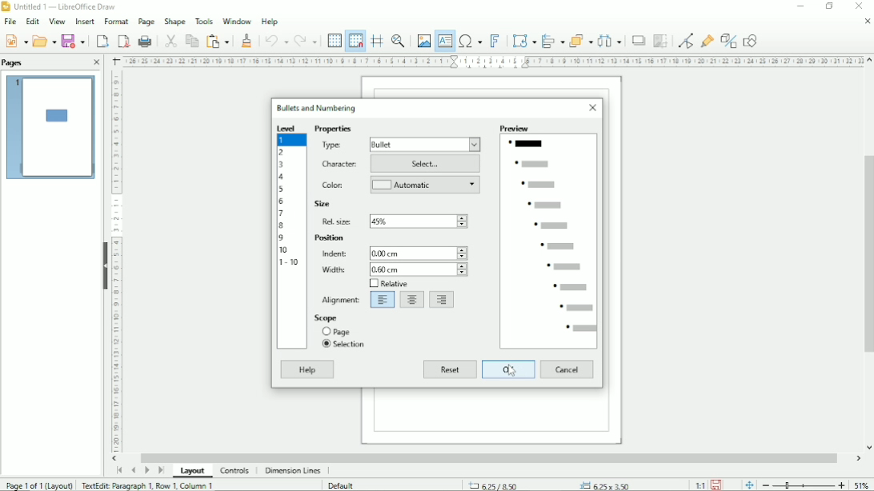  Describe the element at coordinates (383, 300) in the screenshot. I see `Left alignment` at that location.